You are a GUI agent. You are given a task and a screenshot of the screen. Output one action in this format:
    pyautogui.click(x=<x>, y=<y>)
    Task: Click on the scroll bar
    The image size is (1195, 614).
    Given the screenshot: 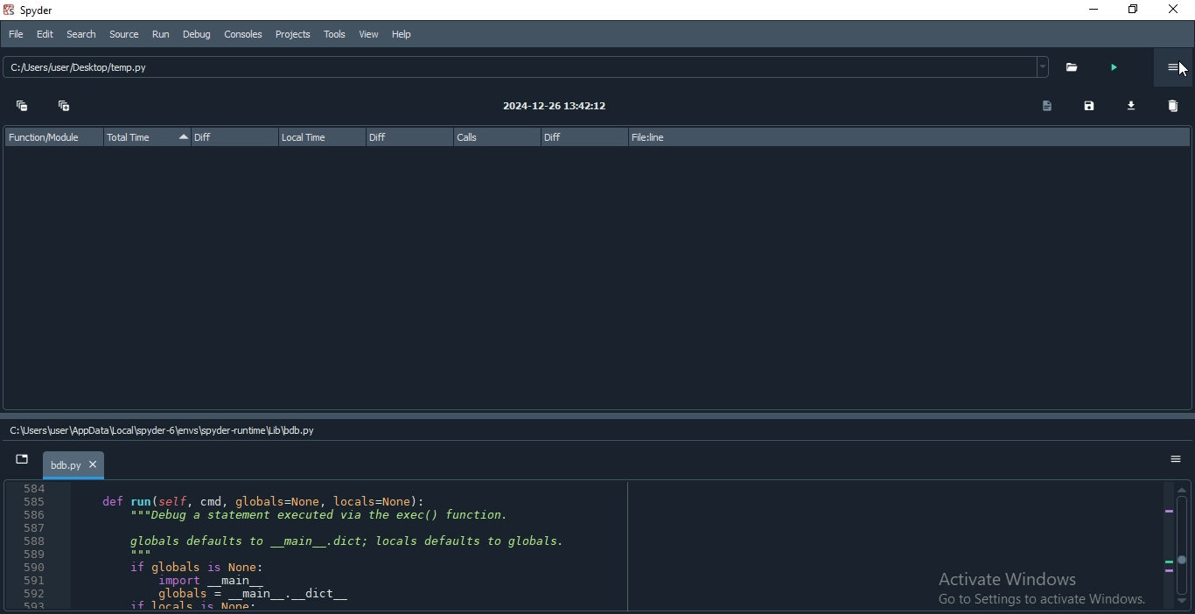 What is the action you would take?
    pyautogui.click(x=1182, y=548)
    